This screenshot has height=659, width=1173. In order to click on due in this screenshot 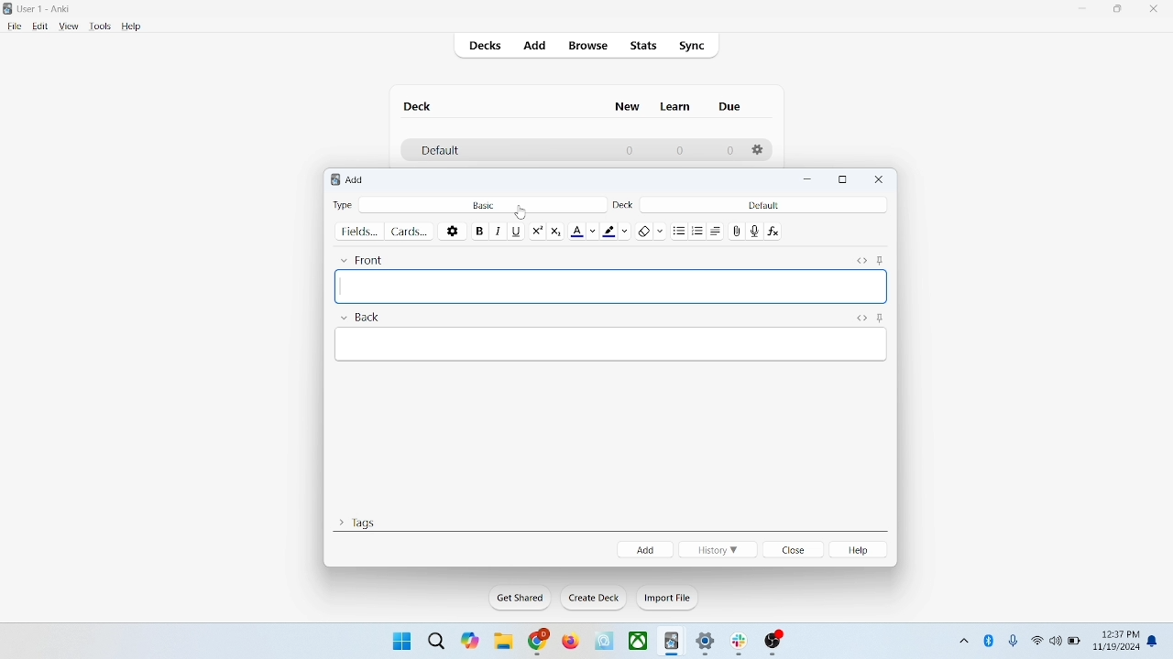, I will do `click(731, 107)`.